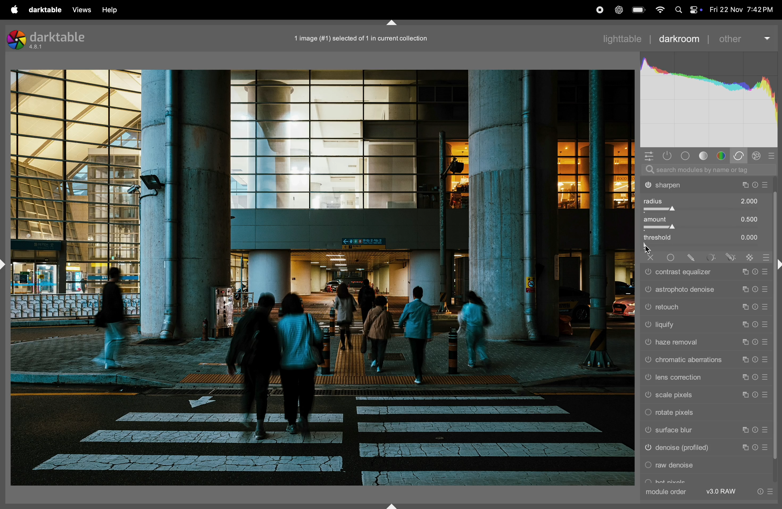 Image resolution: width=782 pixels, height=509 pixels. Describe the element at coordinates (705, 467) in the screenshot. I see `raw denoise` at that location.